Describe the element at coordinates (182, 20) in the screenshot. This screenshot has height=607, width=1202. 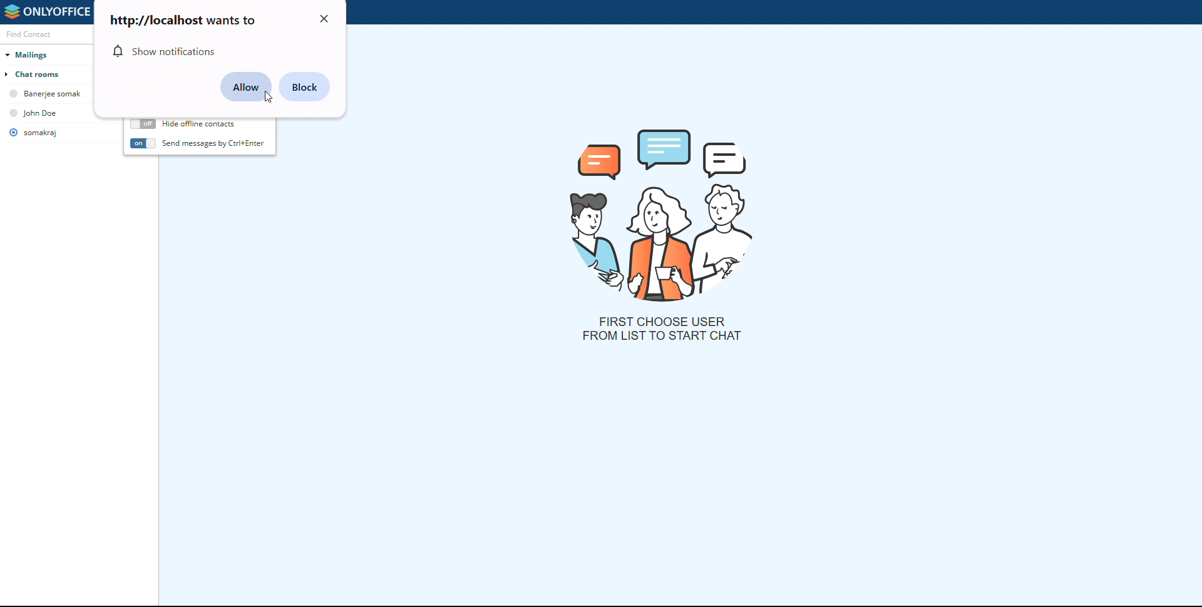
I see `http://localhost wants to` at that location.